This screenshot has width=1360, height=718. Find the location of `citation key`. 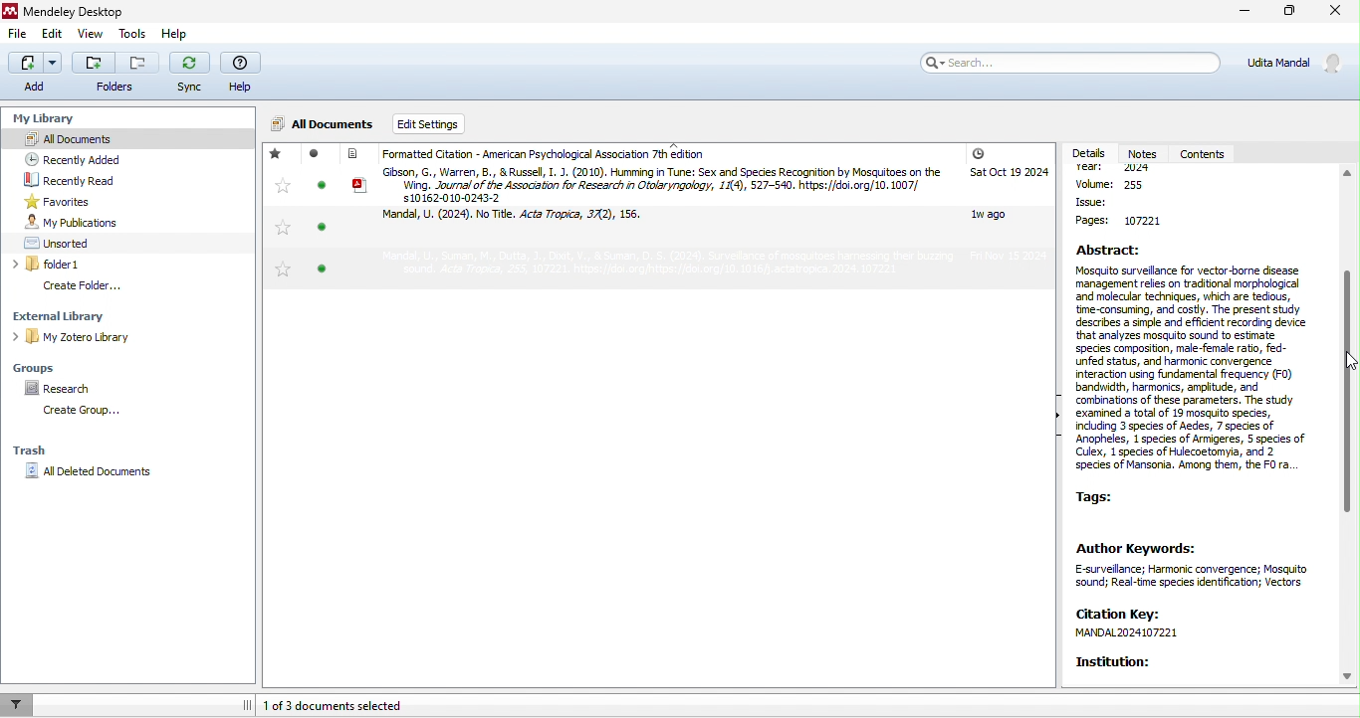

citation key is located at coordinates (1148, 625).